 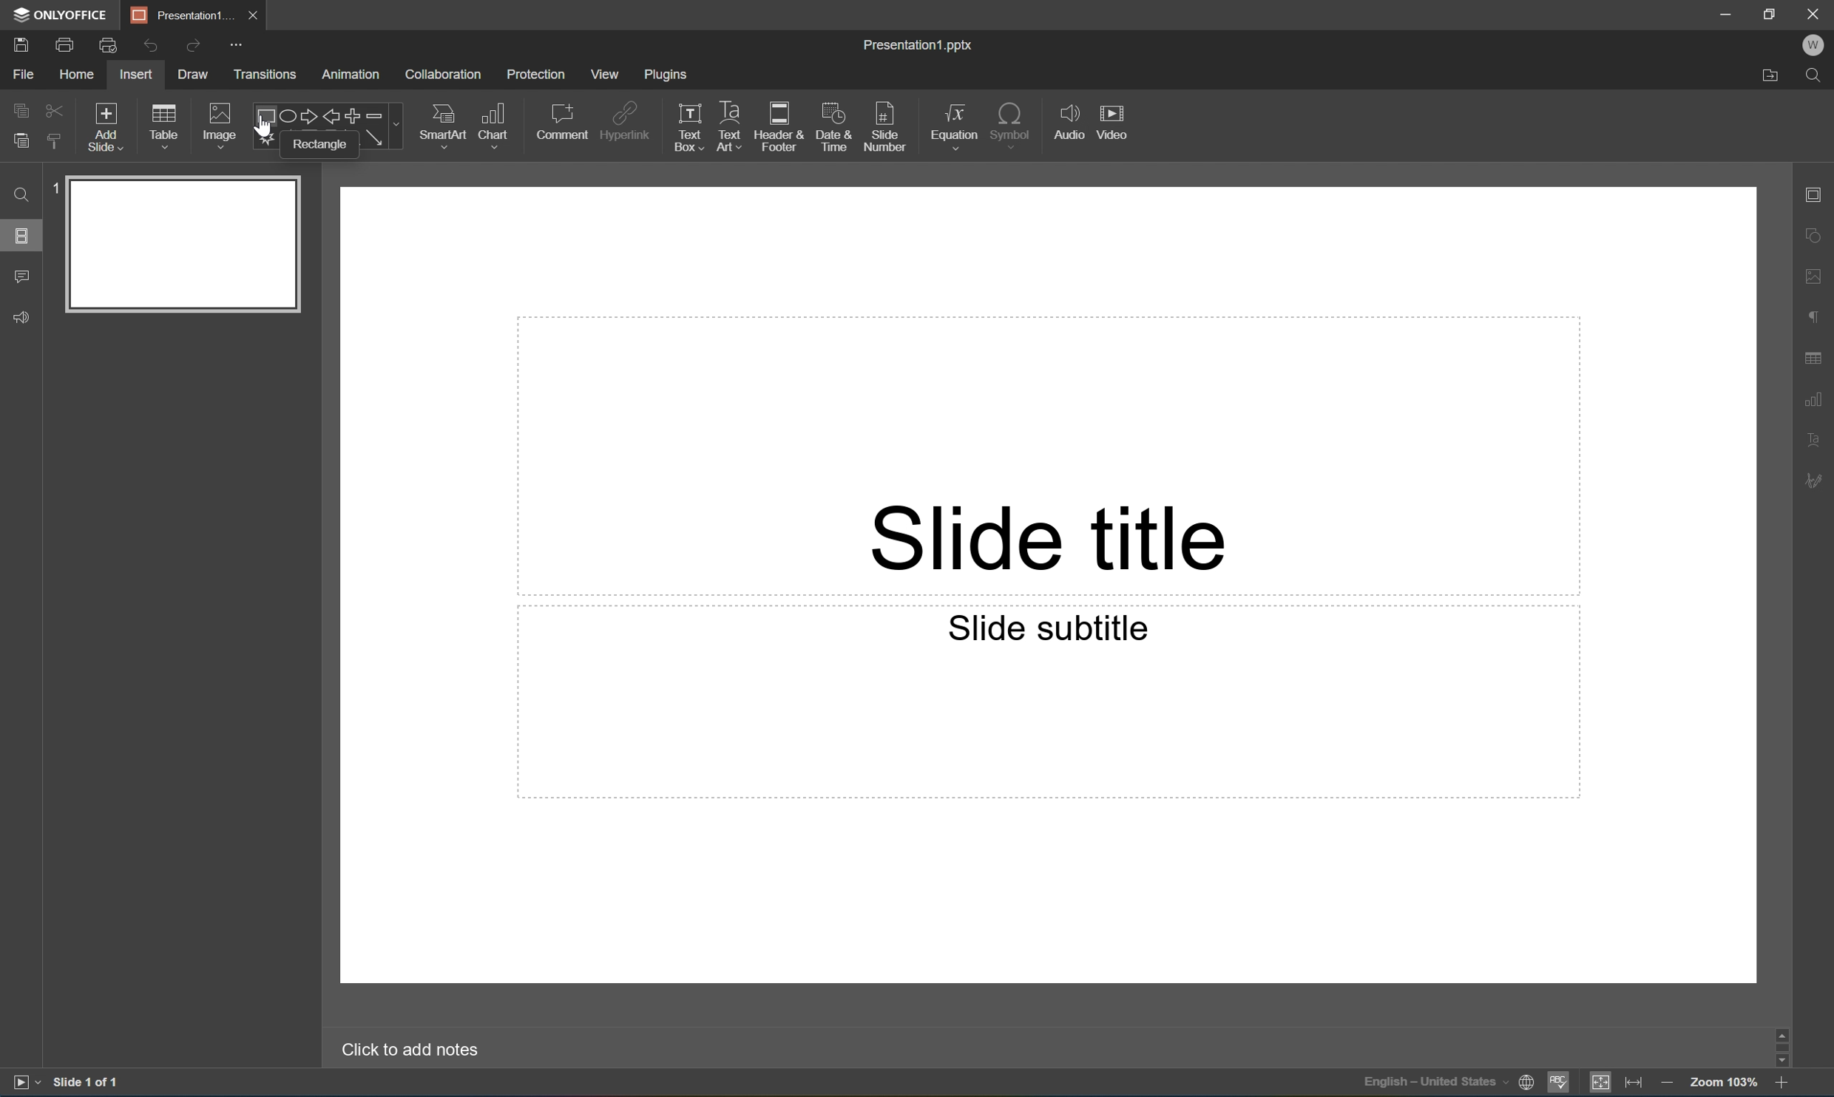 I want to click on Scroll Bar, so click(x=1778, y=1042).